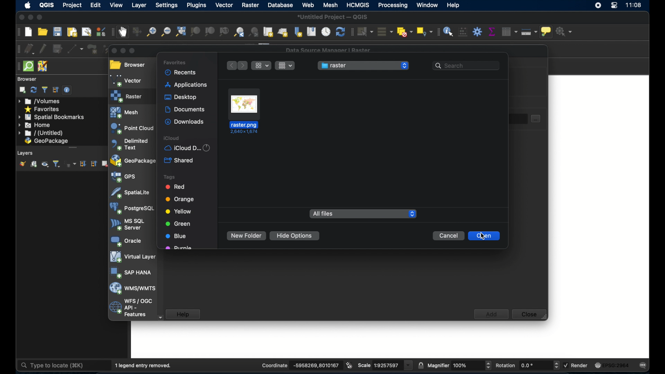  What do you see at coordinates (26, 152) in the screenshot?
I see `layers` at bounding box center [26, 152].